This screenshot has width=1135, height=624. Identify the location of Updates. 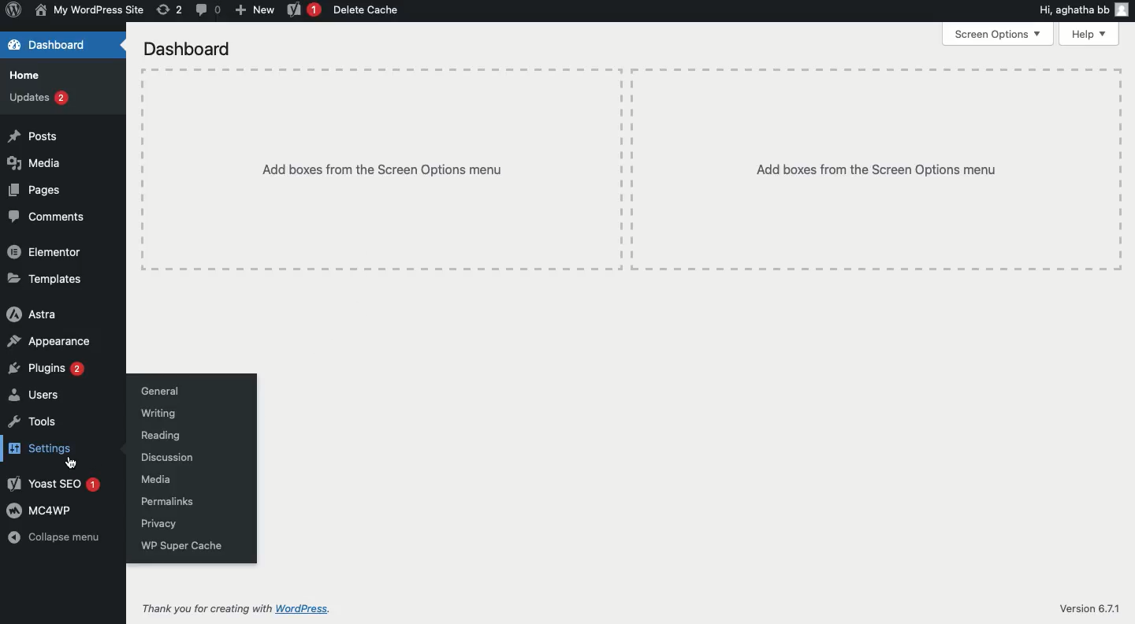
(39, 98).